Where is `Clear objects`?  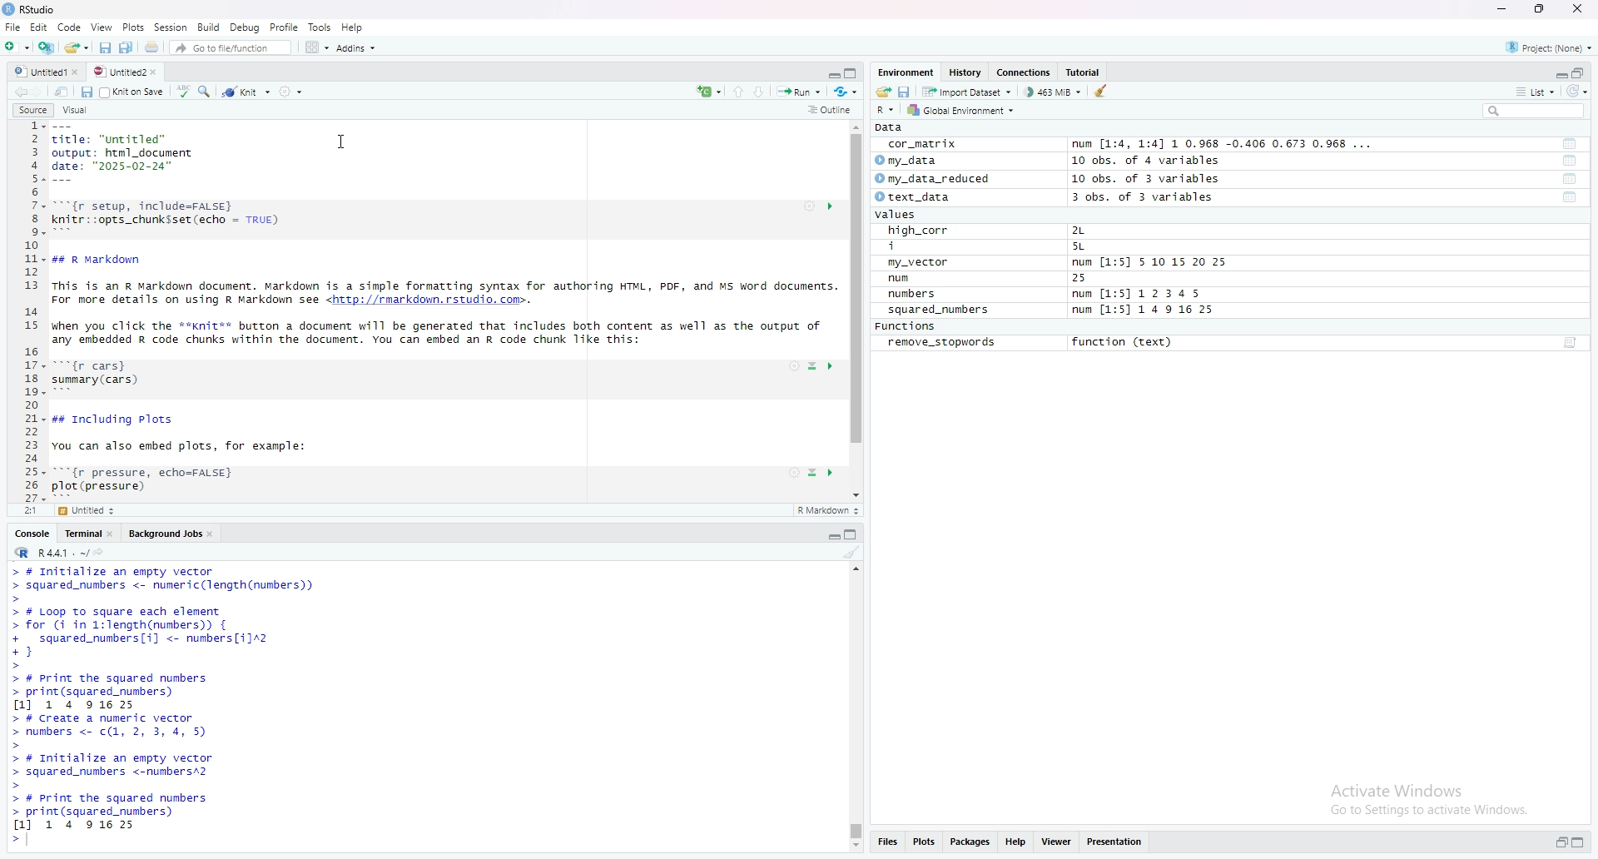
Clear objects is located at coordinates (1104, 92).